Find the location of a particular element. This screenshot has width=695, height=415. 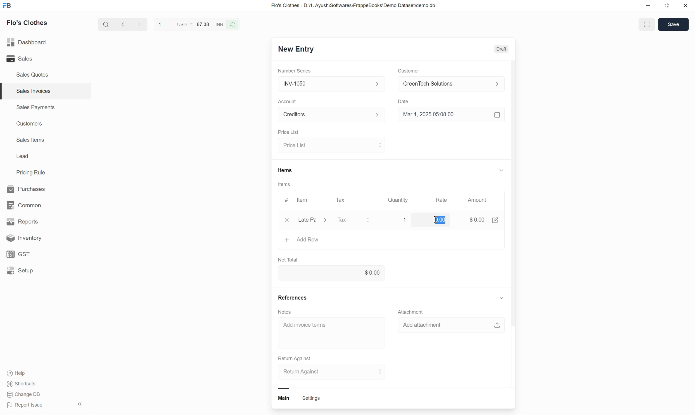

full screen is located at coordinates (647, 24).